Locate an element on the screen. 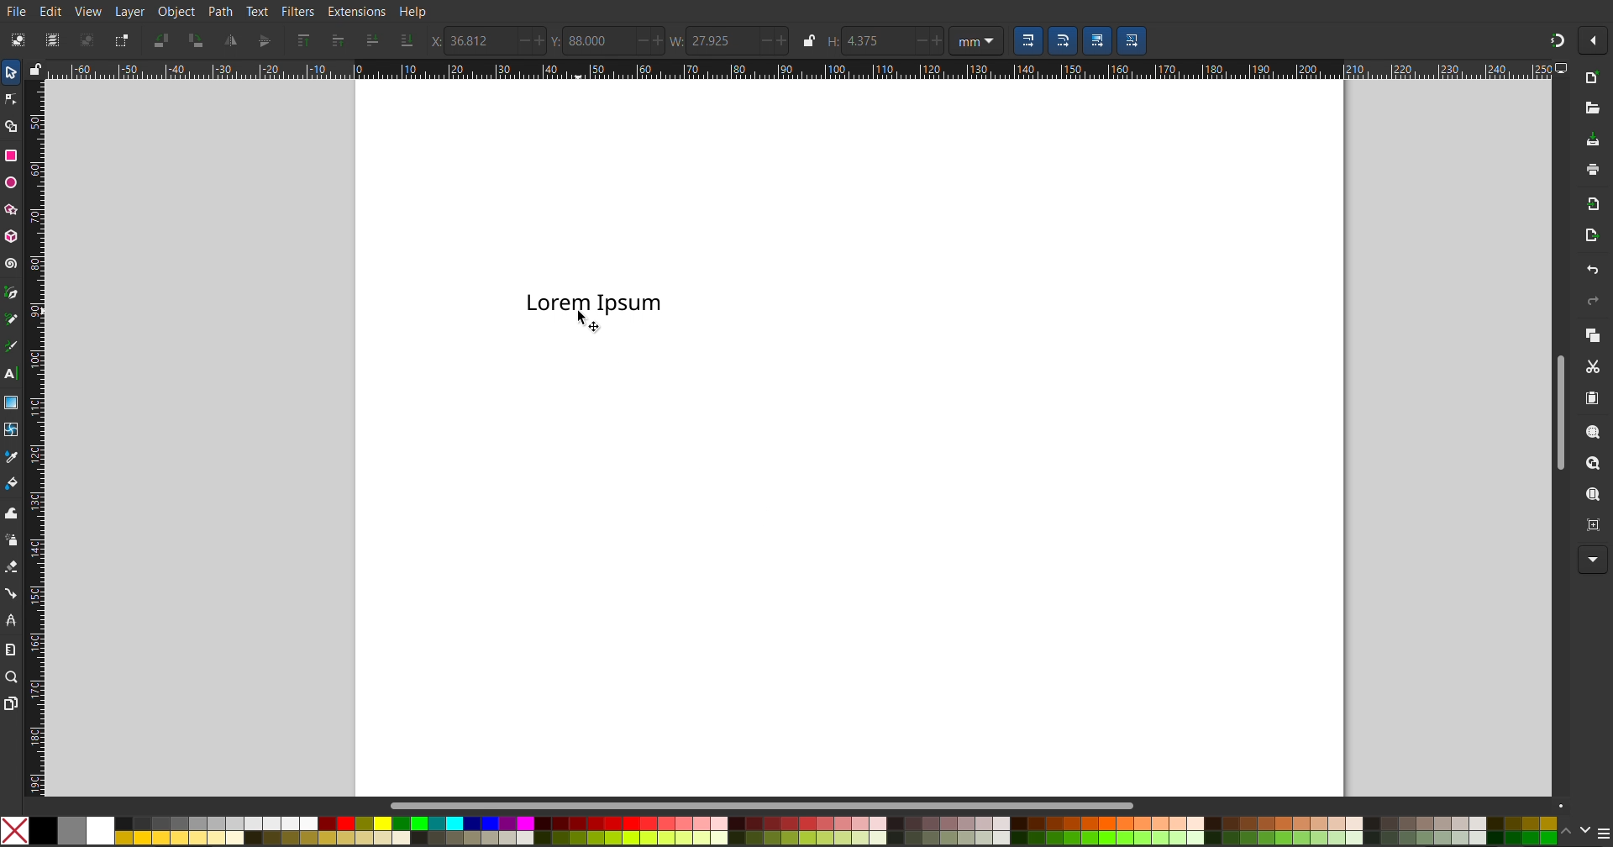 The width and height of the screenshot is (1613, 847). Object is located at coordinates (176, 10).